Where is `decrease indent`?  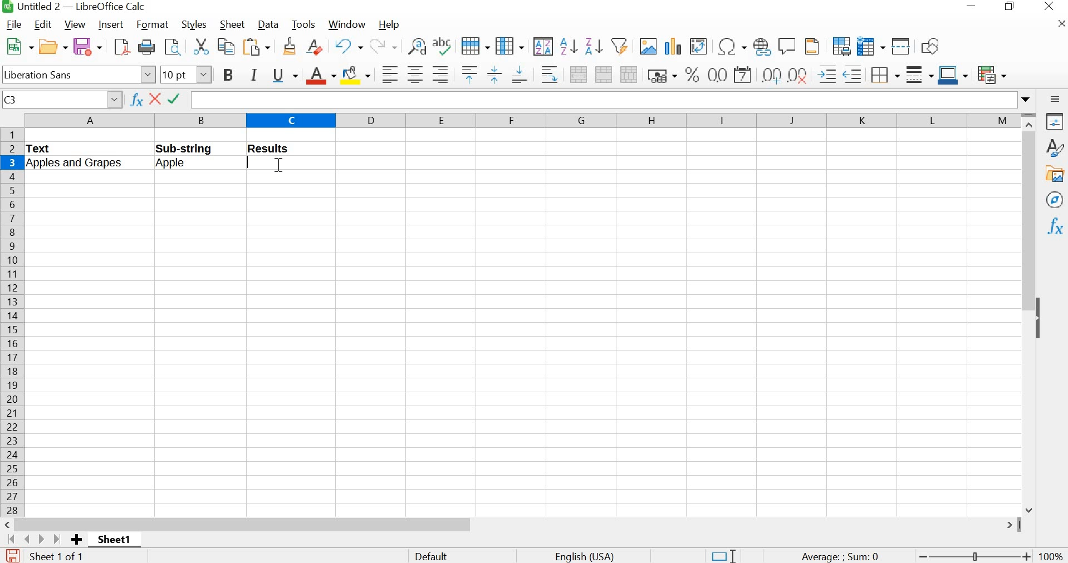 decrease indent is located at coordinates (853, 73).